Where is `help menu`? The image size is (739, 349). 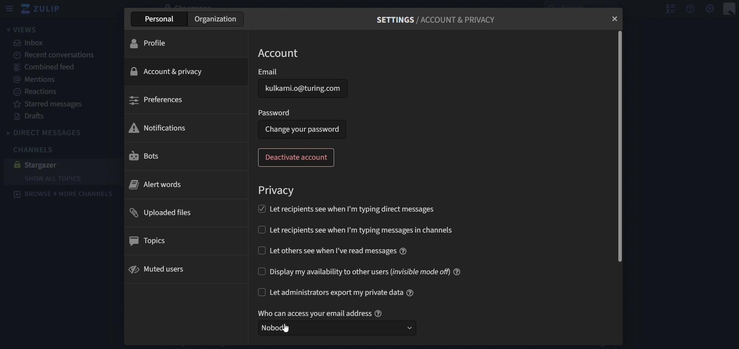
help menu is located at coordinates (690, 10).